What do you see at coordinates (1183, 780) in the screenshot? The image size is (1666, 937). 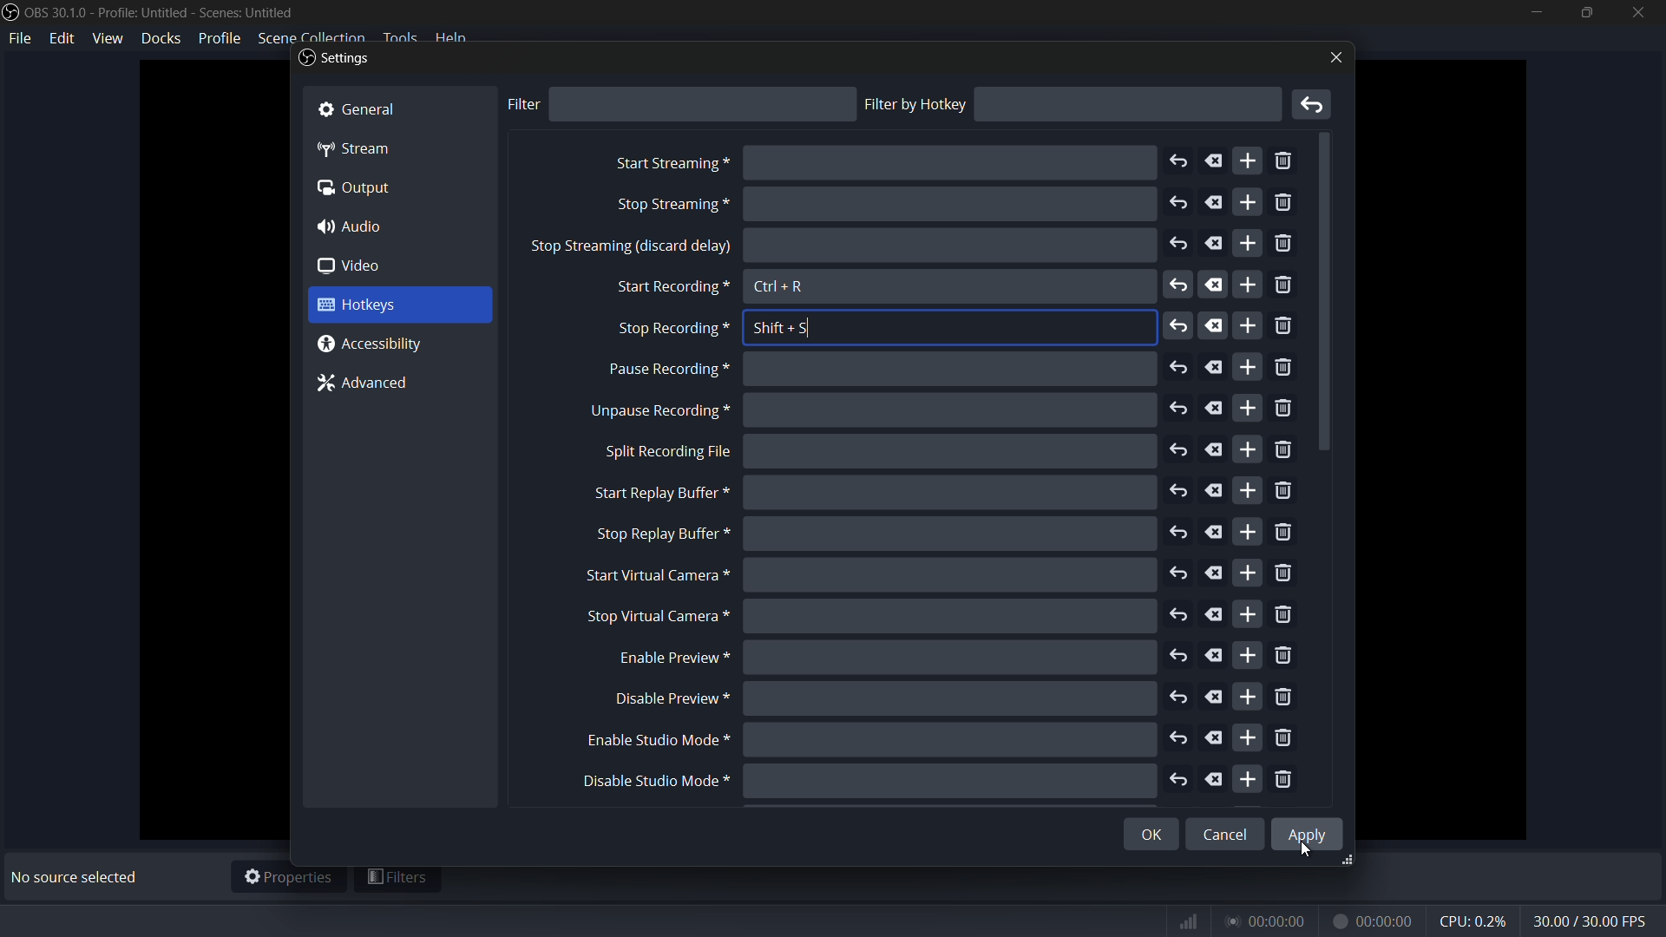 I see `undo` at bounding box center [1183, 780].